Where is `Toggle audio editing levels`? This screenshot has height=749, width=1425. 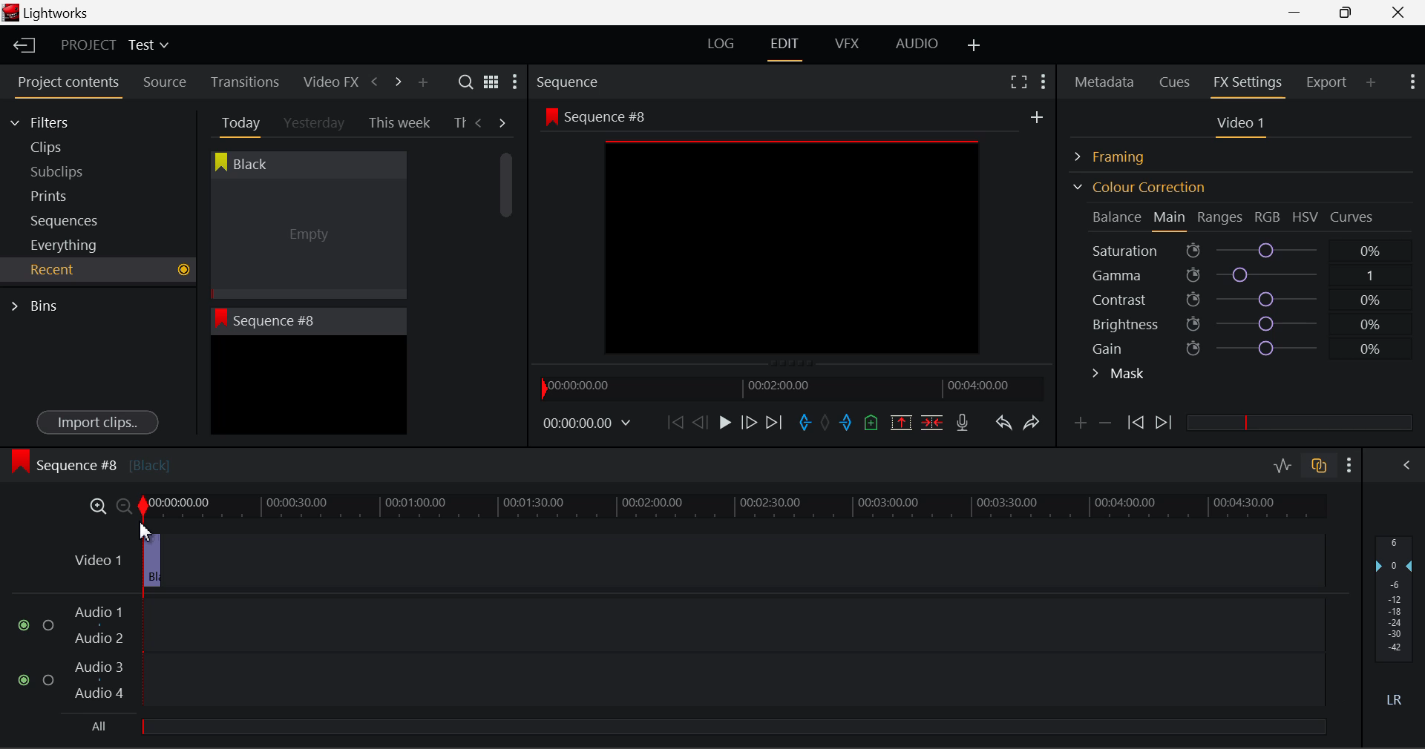 Toggle audio editing levels is located at coordinates (1284, 463).